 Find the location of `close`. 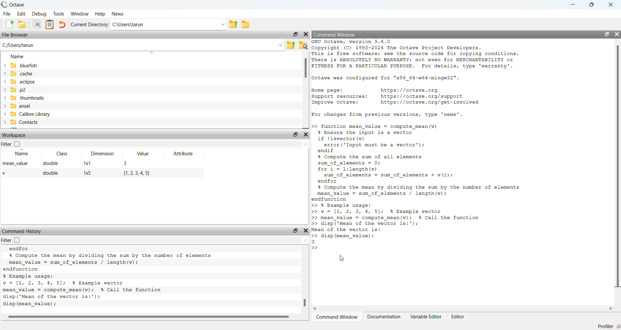

close is located at coordinates (306, 231).